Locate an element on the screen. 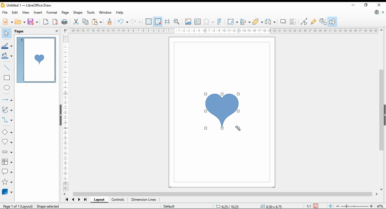 The height and width of the screenshot is (209, 386). scroll bar is located at coordinates (222, 194).